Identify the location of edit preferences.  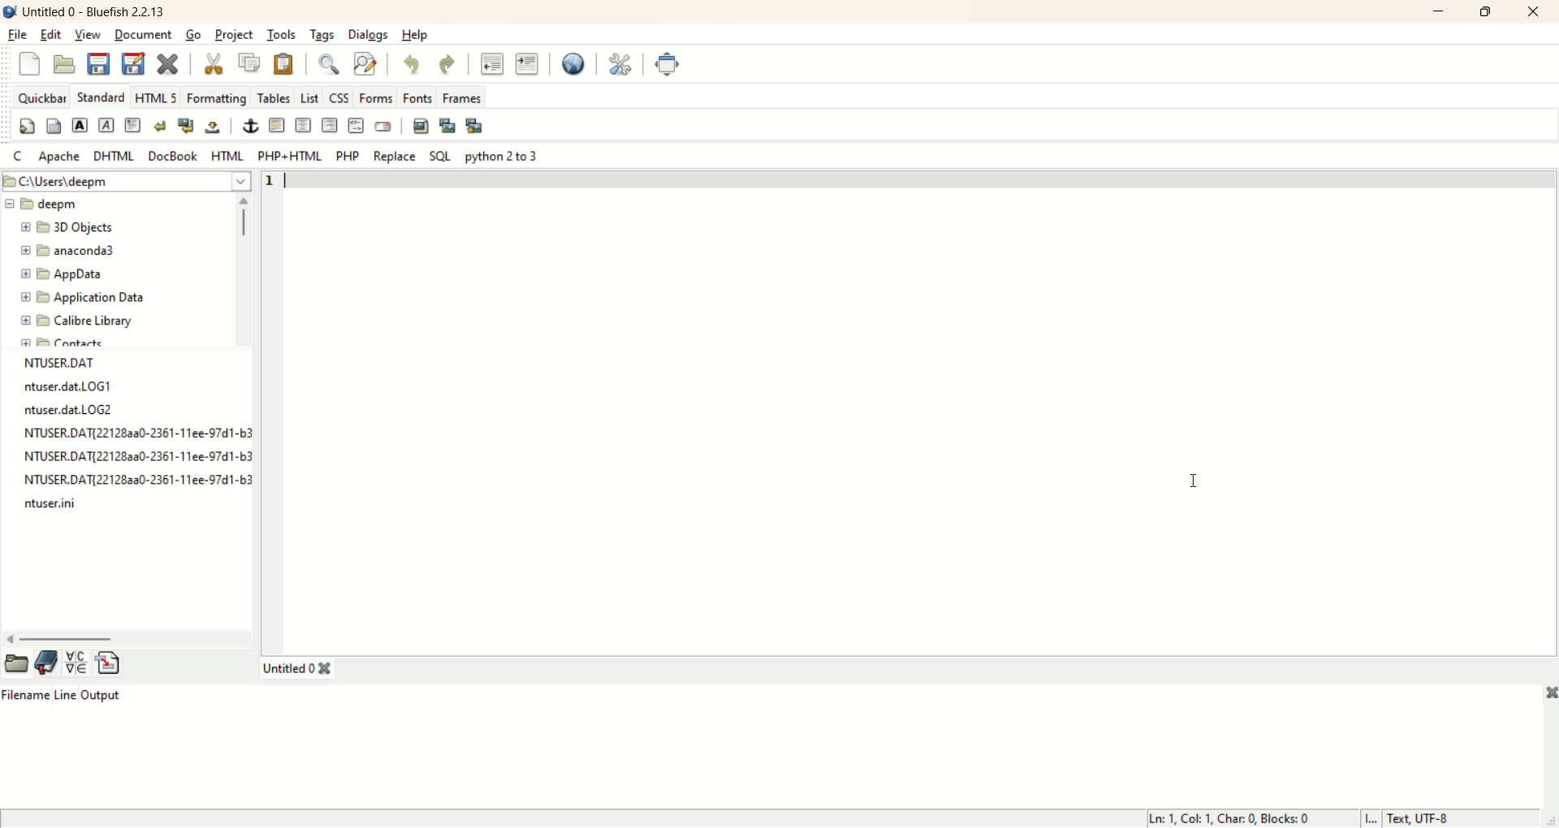
(620, 65).